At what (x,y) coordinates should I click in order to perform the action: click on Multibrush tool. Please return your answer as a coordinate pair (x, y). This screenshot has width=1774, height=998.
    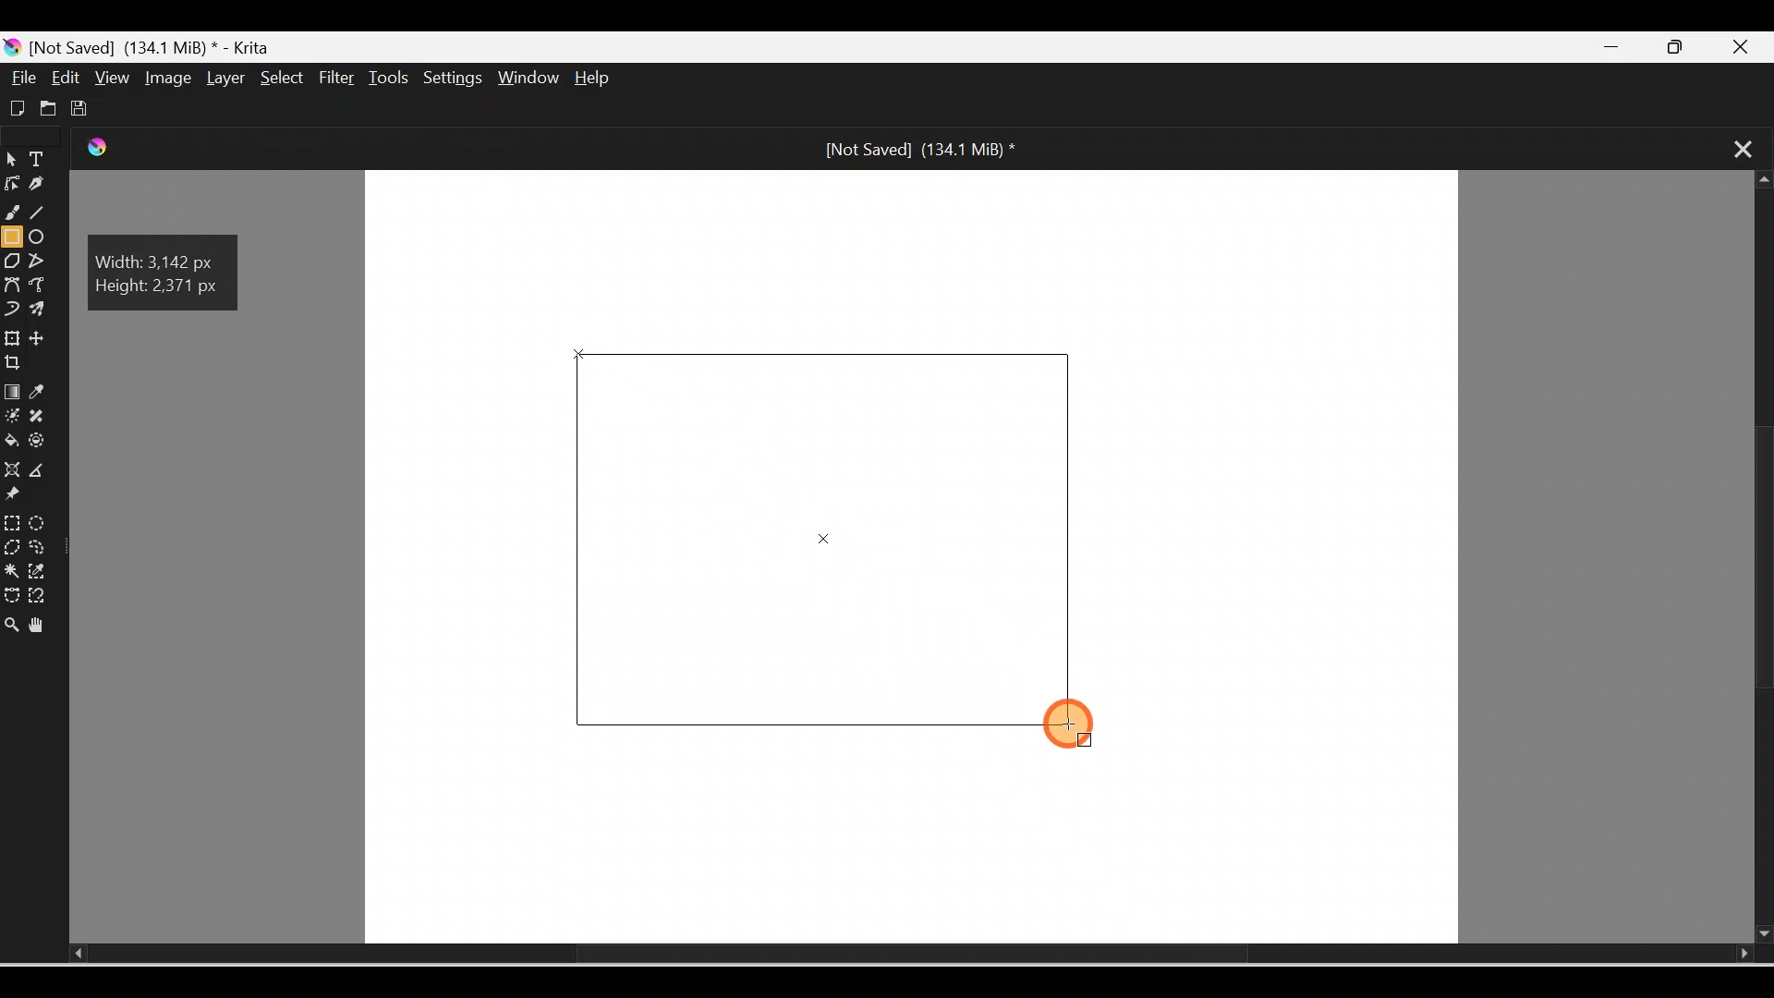
    Looking at the image, I should click on (41, 311).